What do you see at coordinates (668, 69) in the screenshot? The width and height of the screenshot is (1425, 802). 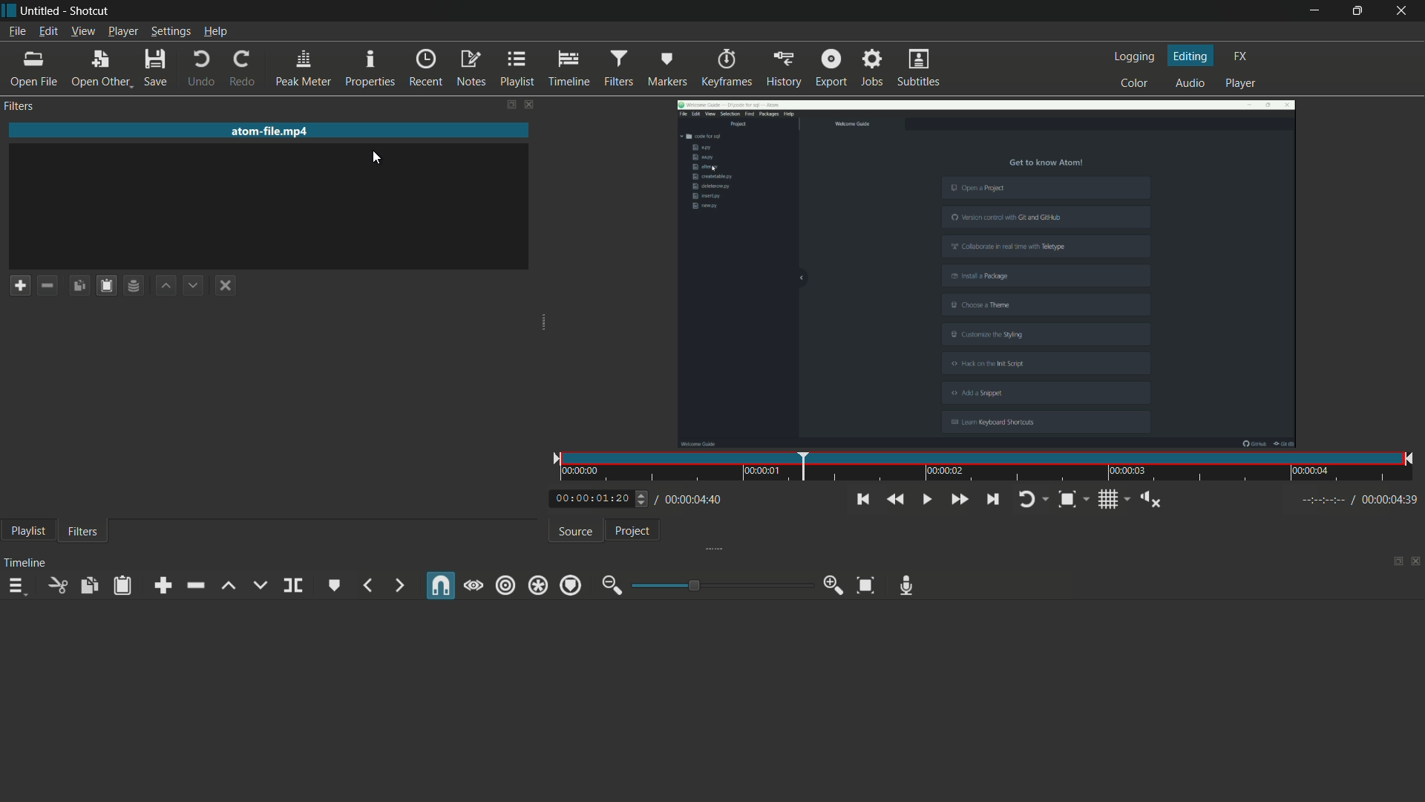 I see `markers` at bounding box center [668, 69].